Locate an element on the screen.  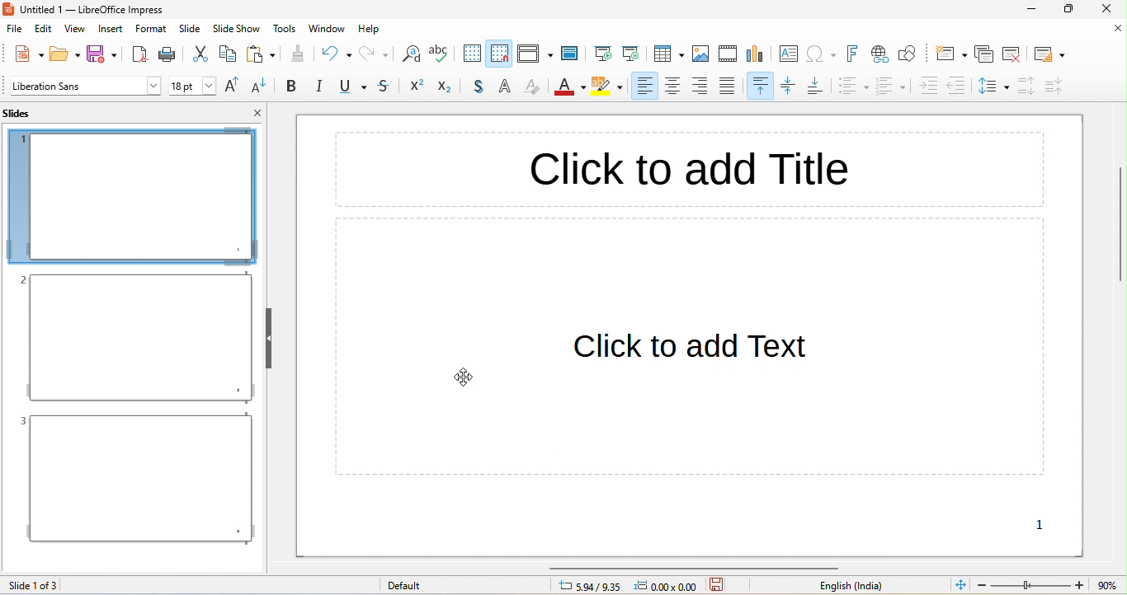
value is located at coordinates (1106, 585).